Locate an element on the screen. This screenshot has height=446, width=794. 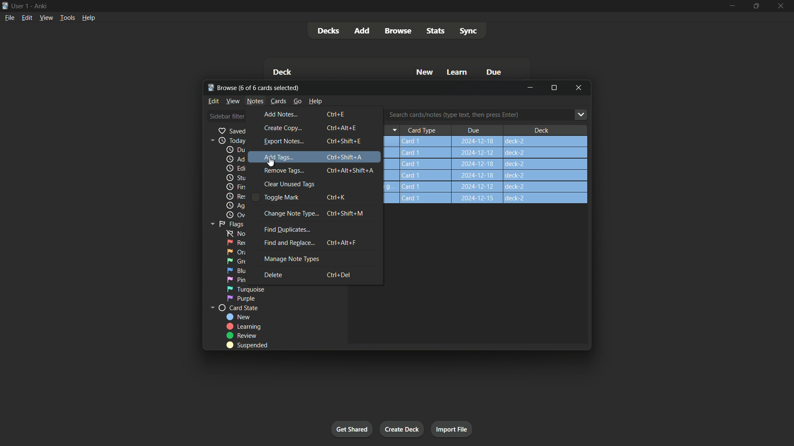
no flag is located at coordinates (240, 233).